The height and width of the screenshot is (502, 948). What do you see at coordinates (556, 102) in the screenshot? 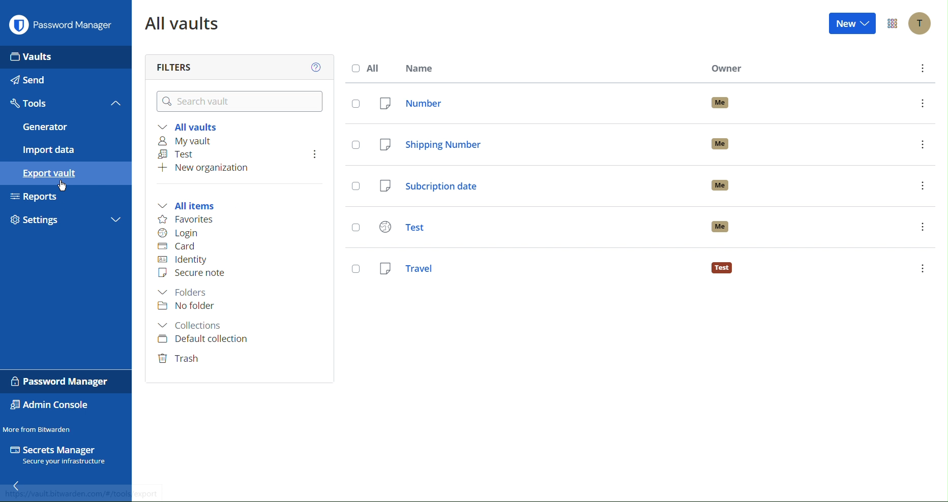
I see `Number` at bounding box center [556, 102].